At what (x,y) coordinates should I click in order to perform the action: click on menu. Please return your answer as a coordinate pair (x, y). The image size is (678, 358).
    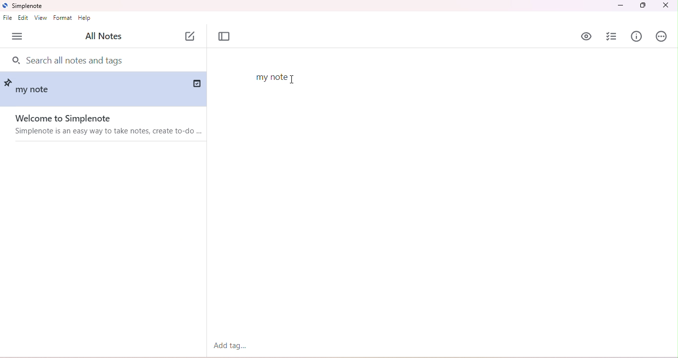
    Looking at the image, I should click on (18, 36).